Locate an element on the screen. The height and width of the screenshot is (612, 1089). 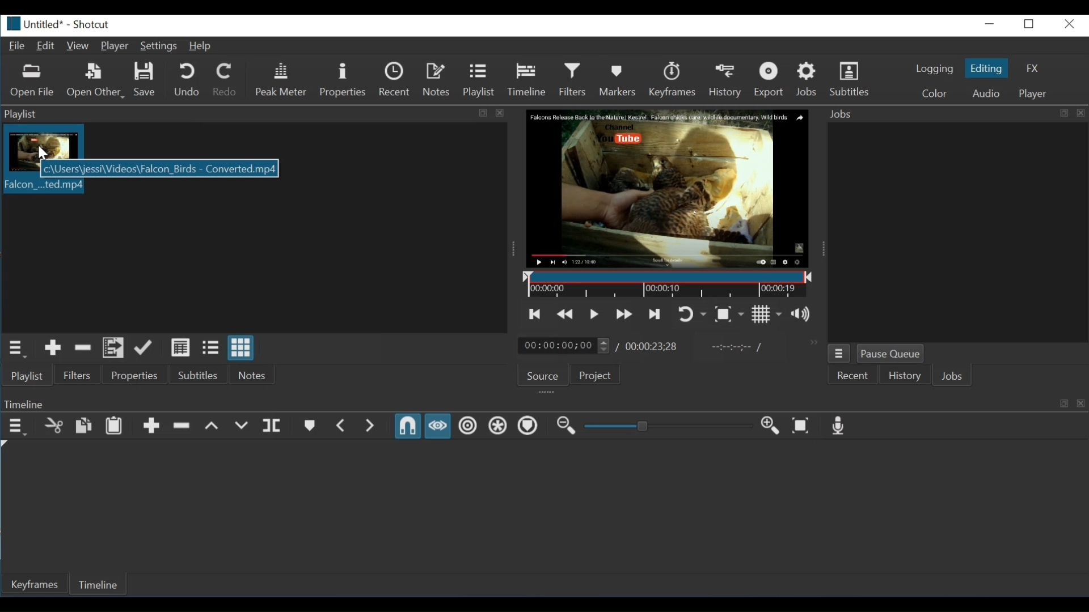
Append is located at coordinates (152, 426).